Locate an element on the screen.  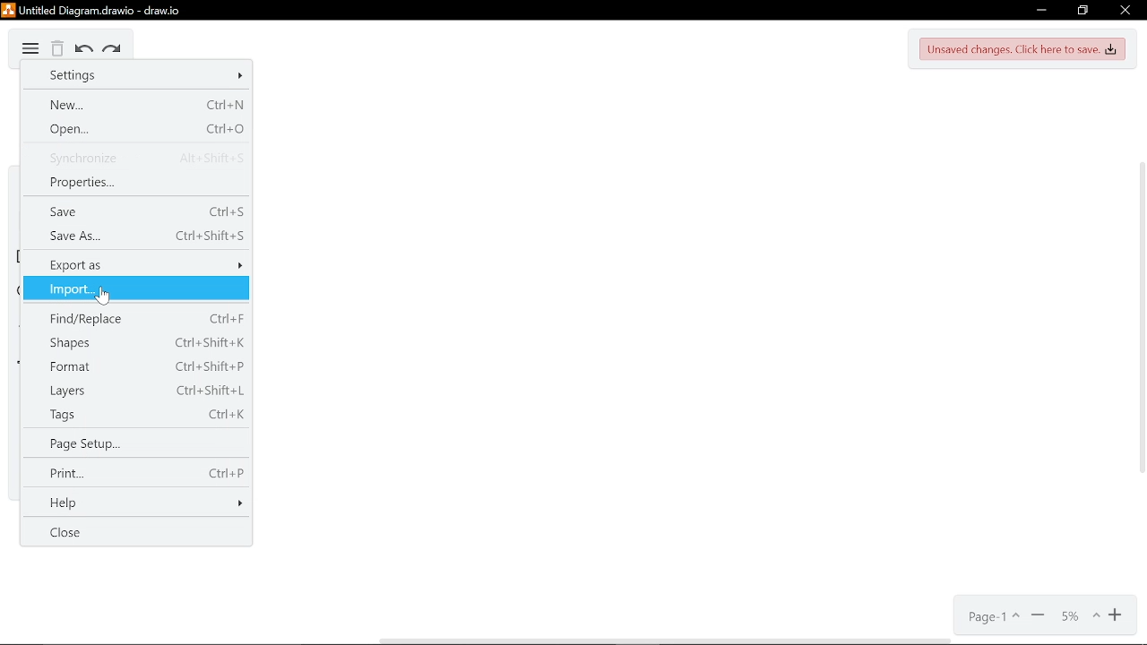
Redo is located at coordinates (113, 49).